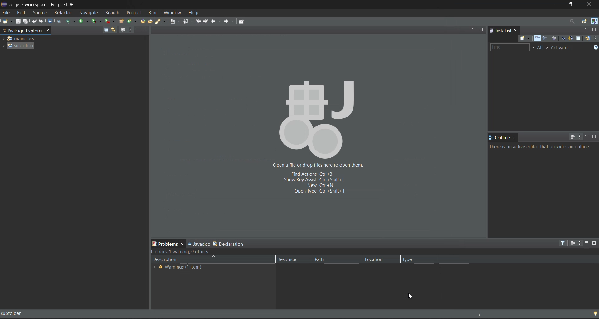 The image size is (599, 319). What do you see at coordinates (193, 14) in the screenshot?
I see `help` at bounding box center [193, 14].